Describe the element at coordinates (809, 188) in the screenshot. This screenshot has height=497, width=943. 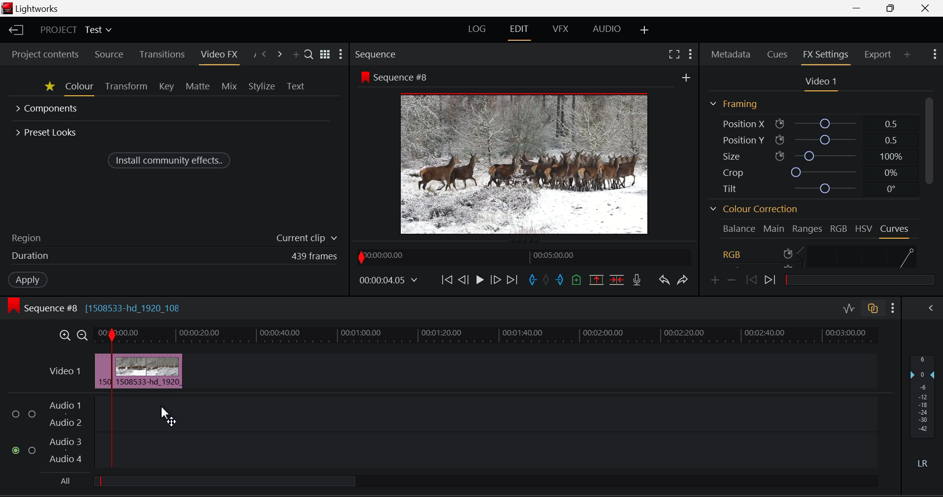
I see `Tilt` at that location.